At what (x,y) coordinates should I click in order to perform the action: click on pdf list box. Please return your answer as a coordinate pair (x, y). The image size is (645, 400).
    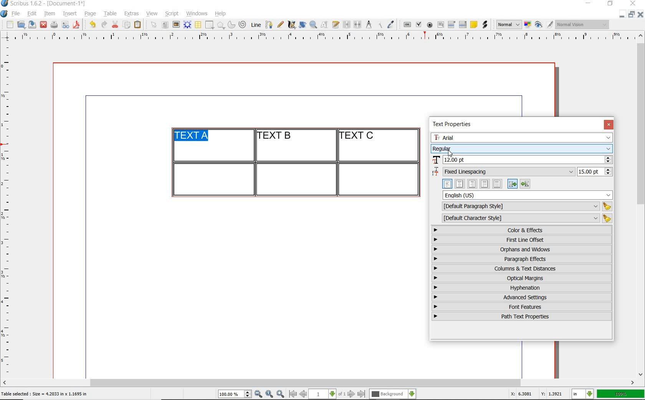
    Looking at the image, I should click on (463, 25).